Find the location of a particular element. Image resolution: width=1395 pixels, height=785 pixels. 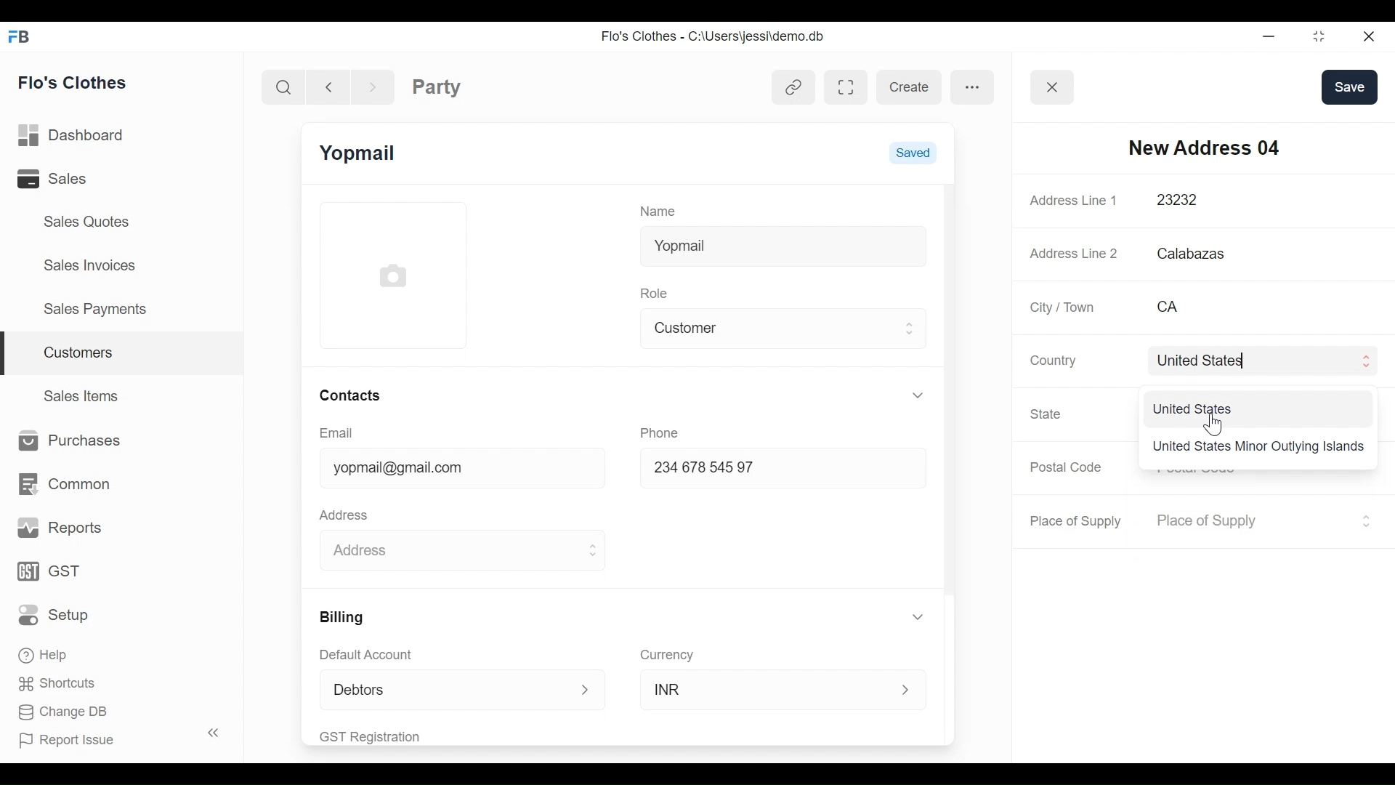

Phone is located at coordinates (664, 431).